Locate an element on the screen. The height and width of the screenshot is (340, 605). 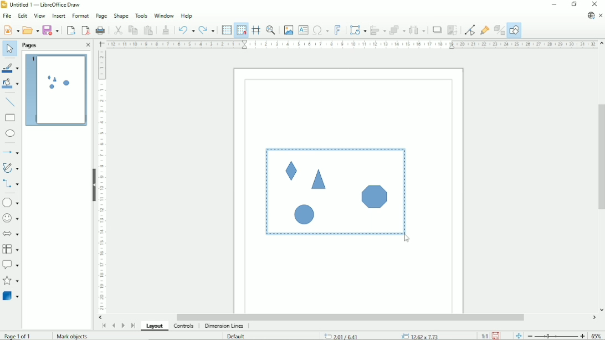
Help is located at coordinates (187, 16).